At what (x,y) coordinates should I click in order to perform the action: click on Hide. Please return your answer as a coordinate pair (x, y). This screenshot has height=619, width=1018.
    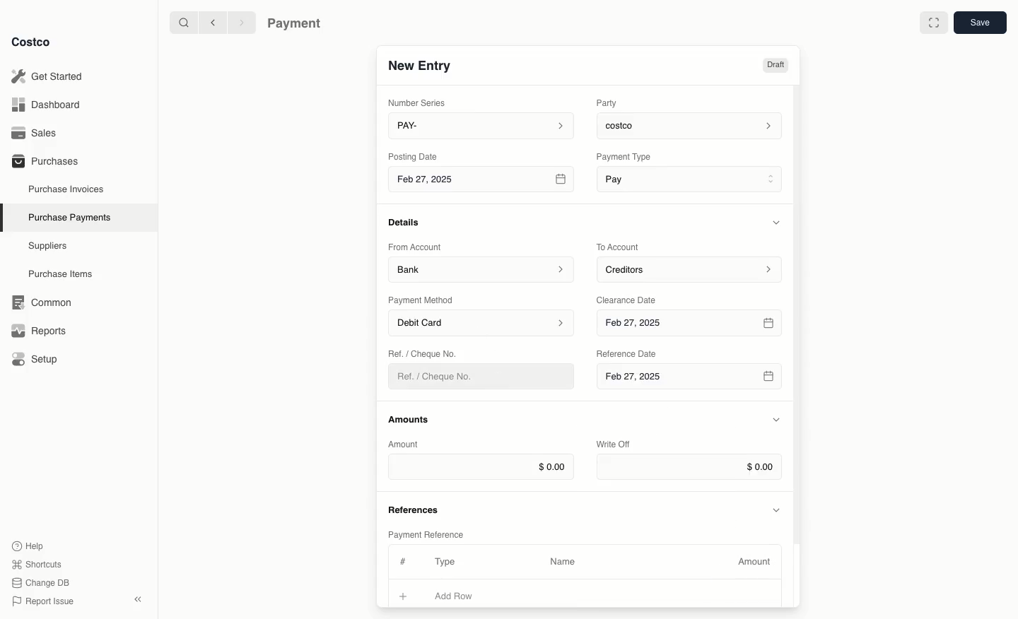
    Looking at the image, I should click on (778, 509).